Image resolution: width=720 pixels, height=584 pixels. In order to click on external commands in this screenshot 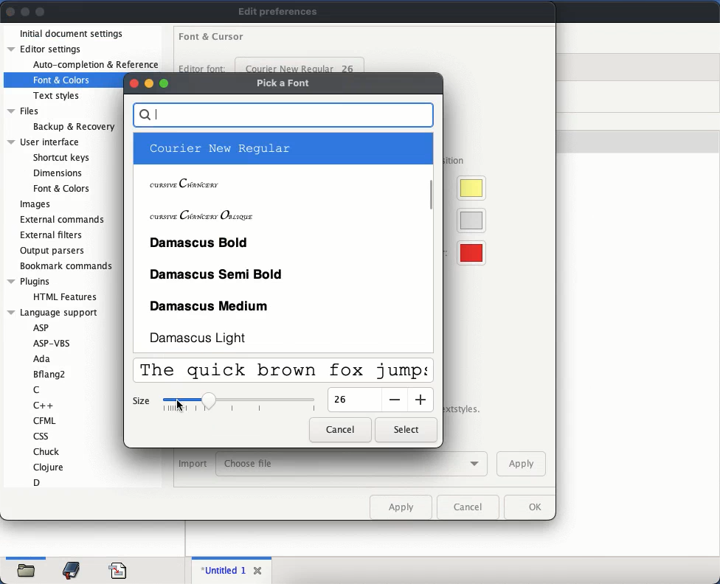, I will do `click(65, 220)`.